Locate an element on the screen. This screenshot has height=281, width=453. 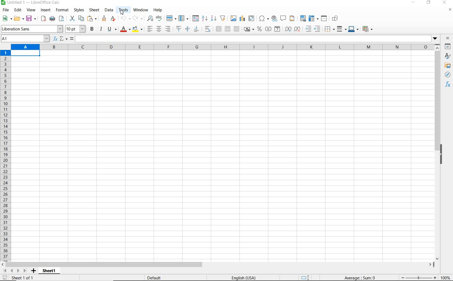
redo is located at coordinates (137, 19).